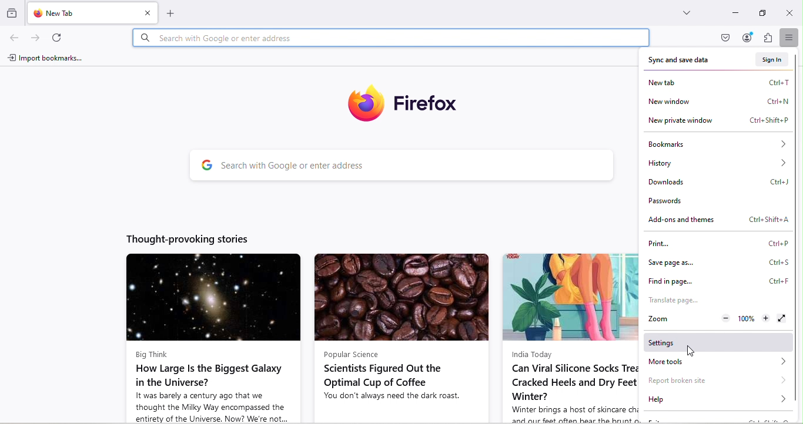 This screenshot has width=803, height=424. What do you see at coordinates (690, 352) in the screenshot?
I see `Cursor` at bounding box center [690, 352].